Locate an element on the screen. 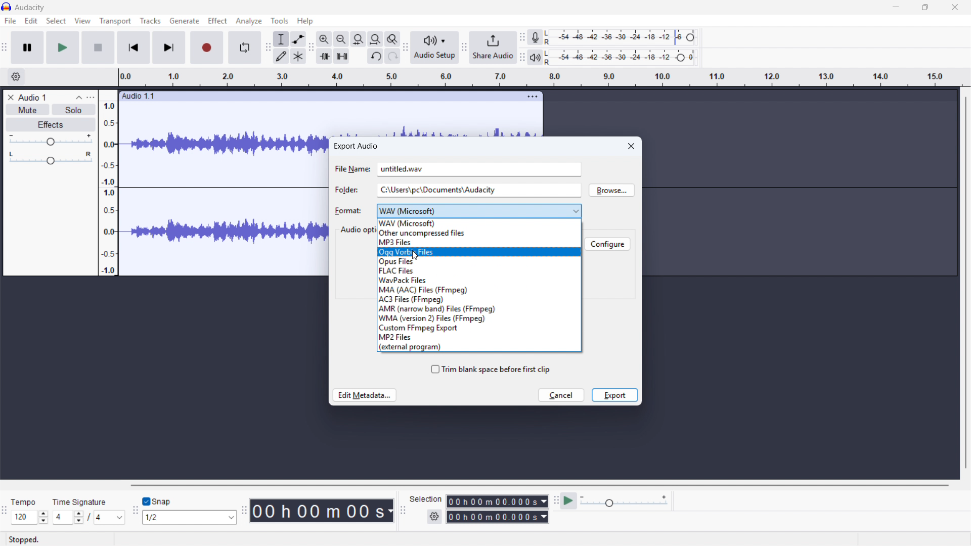 The width and height of the screenshot is (971, 546). Audio setup  is located at coordinates (435, 48).